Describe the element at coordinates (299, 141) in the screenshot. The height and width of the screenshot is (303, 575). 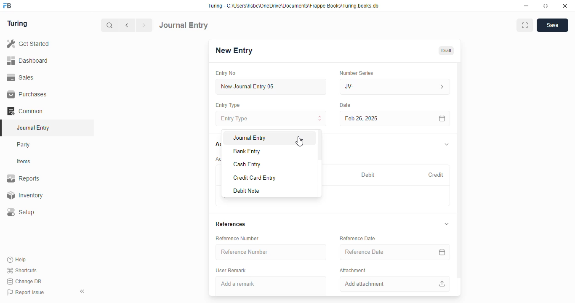
I see `cursor` at that location.